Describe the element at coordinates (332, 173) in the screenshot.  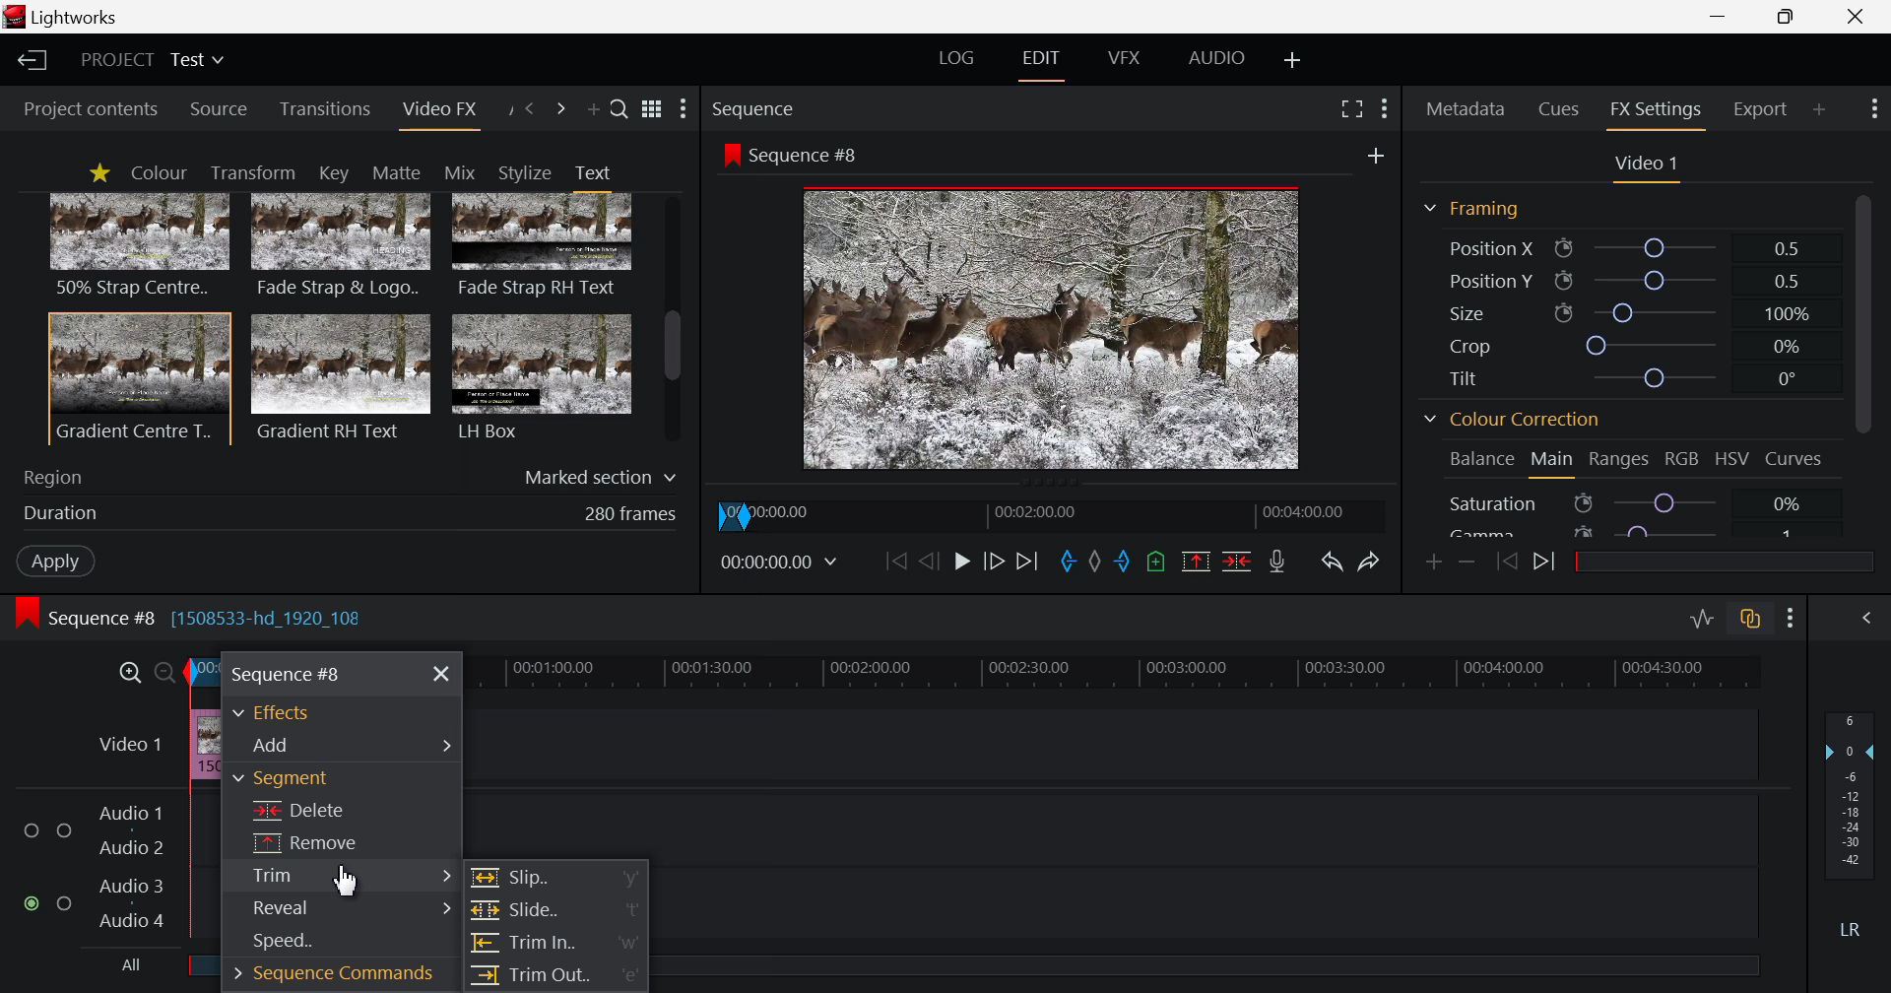
I see `Key` at that location.